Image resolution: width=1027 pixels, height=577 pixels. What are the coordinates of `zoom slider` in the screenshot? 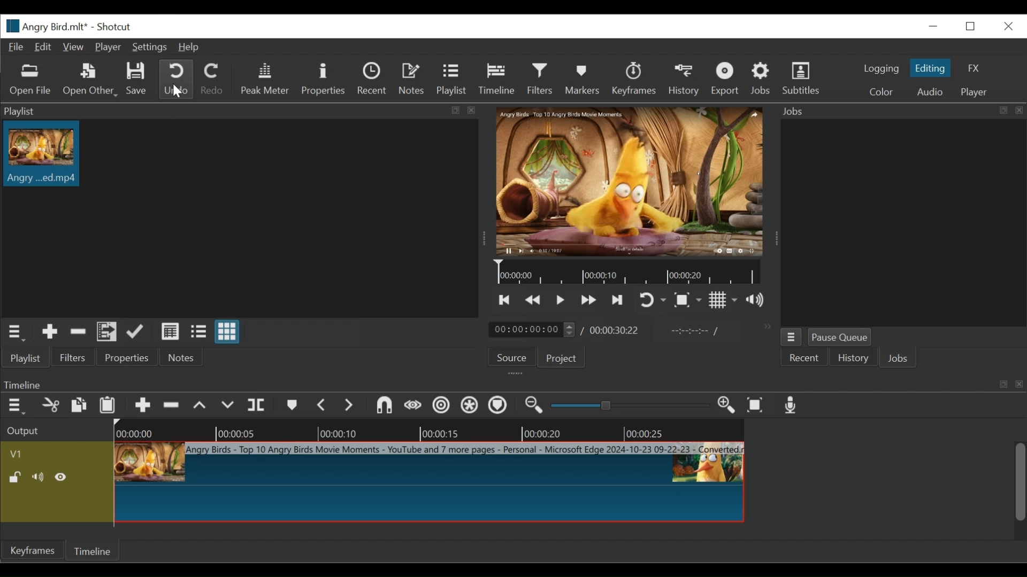 It's located at (627, 407).